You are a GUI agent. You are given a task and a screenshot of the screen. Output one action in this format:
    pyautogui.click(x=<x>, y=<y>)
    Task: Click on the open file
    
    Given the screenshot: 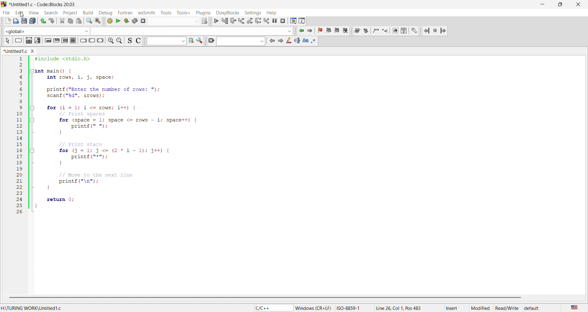 What is the action you would take?
    pyautogui.click(x=16, y=21)
    